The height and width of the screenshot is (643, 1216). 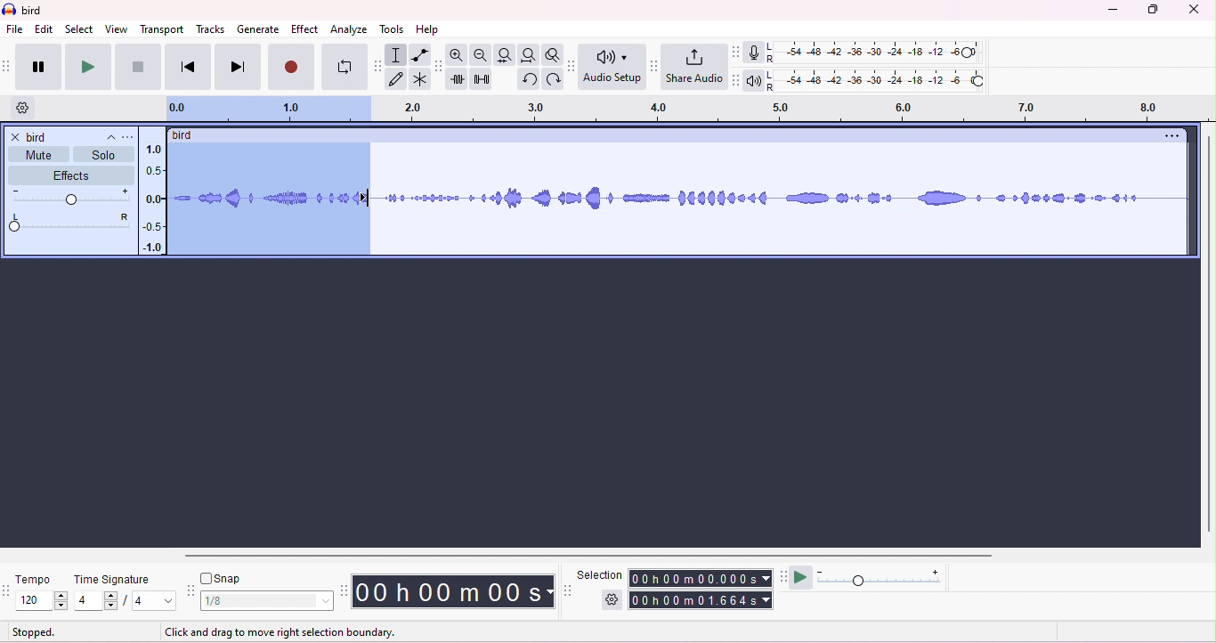 I want to click on pause, so click(x=39, y=67).